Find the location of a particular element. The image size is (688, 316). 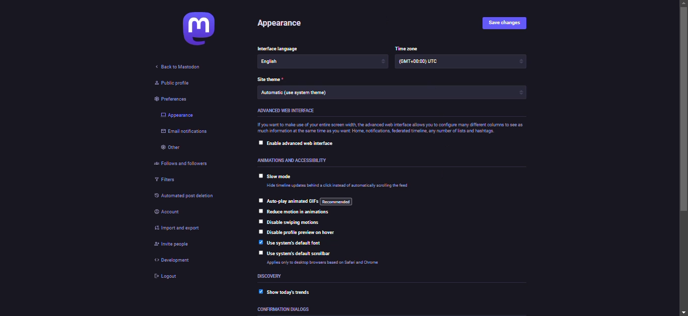

follows and followers is located at coordinates (185, 164).